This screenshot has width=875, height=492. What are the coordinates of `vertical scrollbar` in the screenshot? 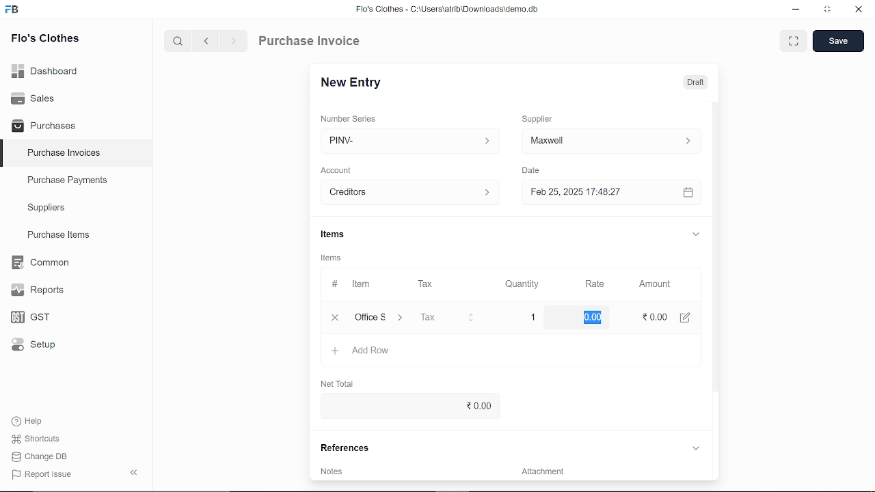 It's located at (714, 246).